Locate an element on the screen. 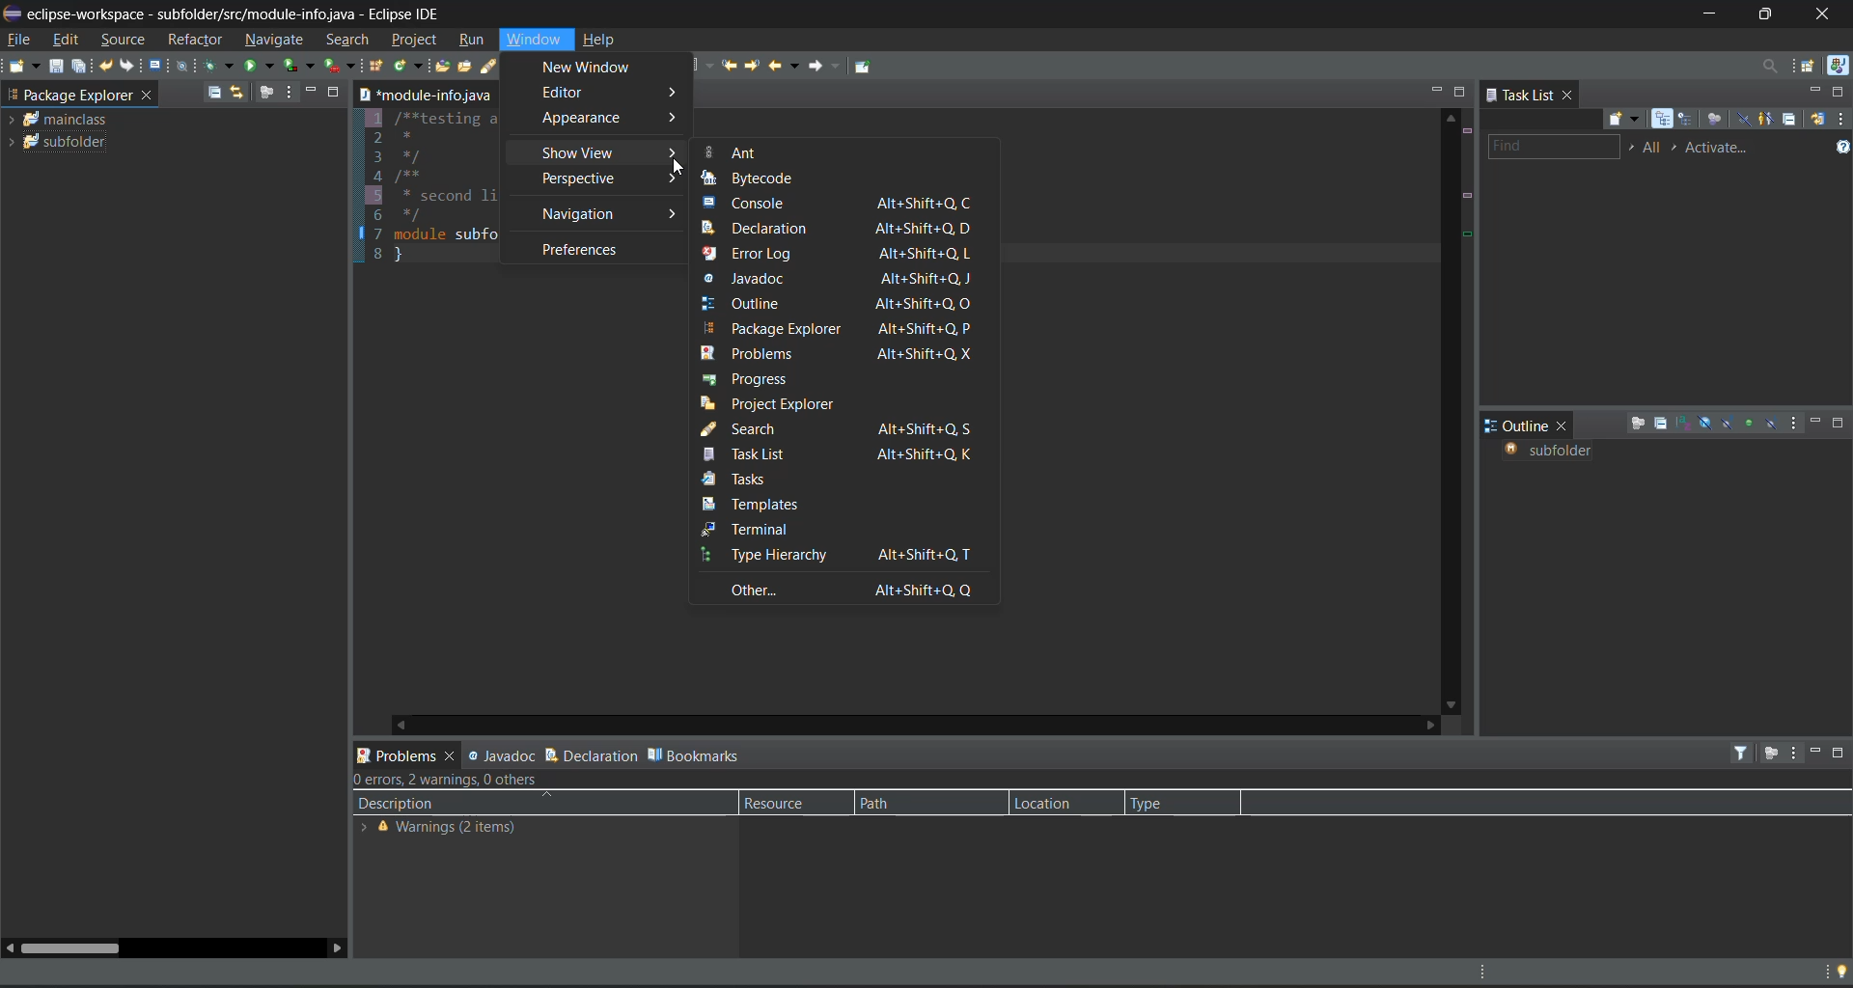 This screenshot has width=1853, height=988. minimize is located at coordinates (1707, 14).